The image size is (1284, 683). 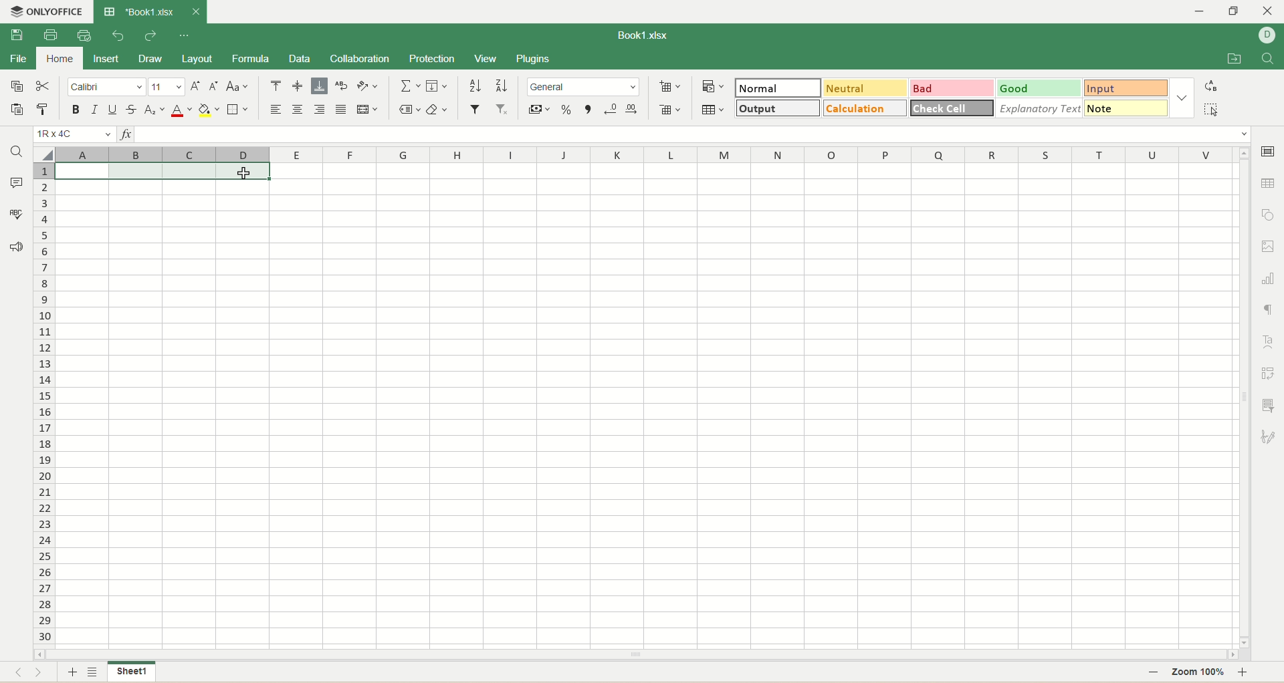 What do you see at coordinates (18, 109) in the screenshot?
I see `paste` at bounding box center [18, 109].